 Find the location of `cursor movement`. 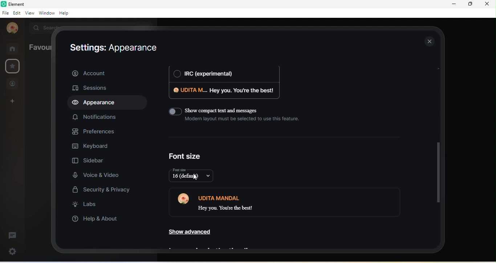

cursor movement is located at coordinates (195, 177).